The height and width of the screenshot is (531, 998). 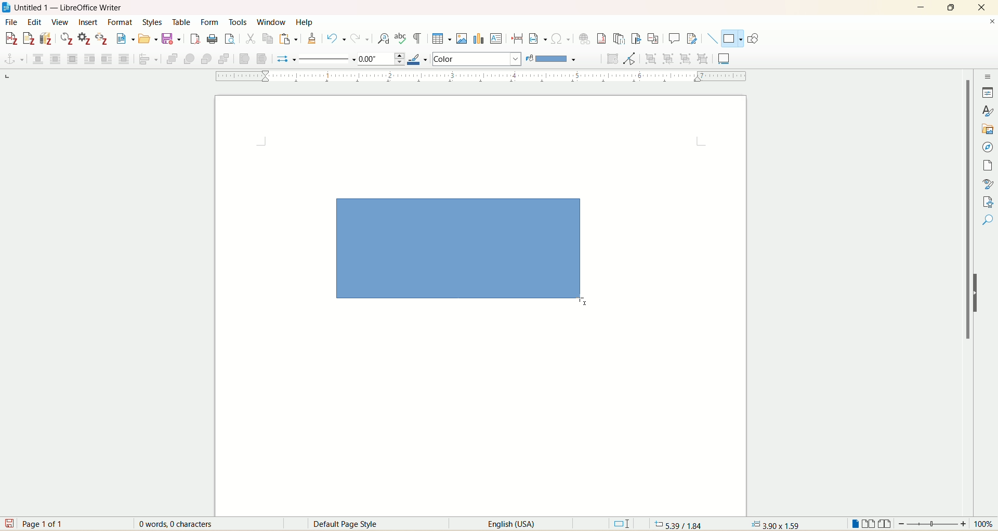 I want to click on show draw functions, so click(x=755, y=38).